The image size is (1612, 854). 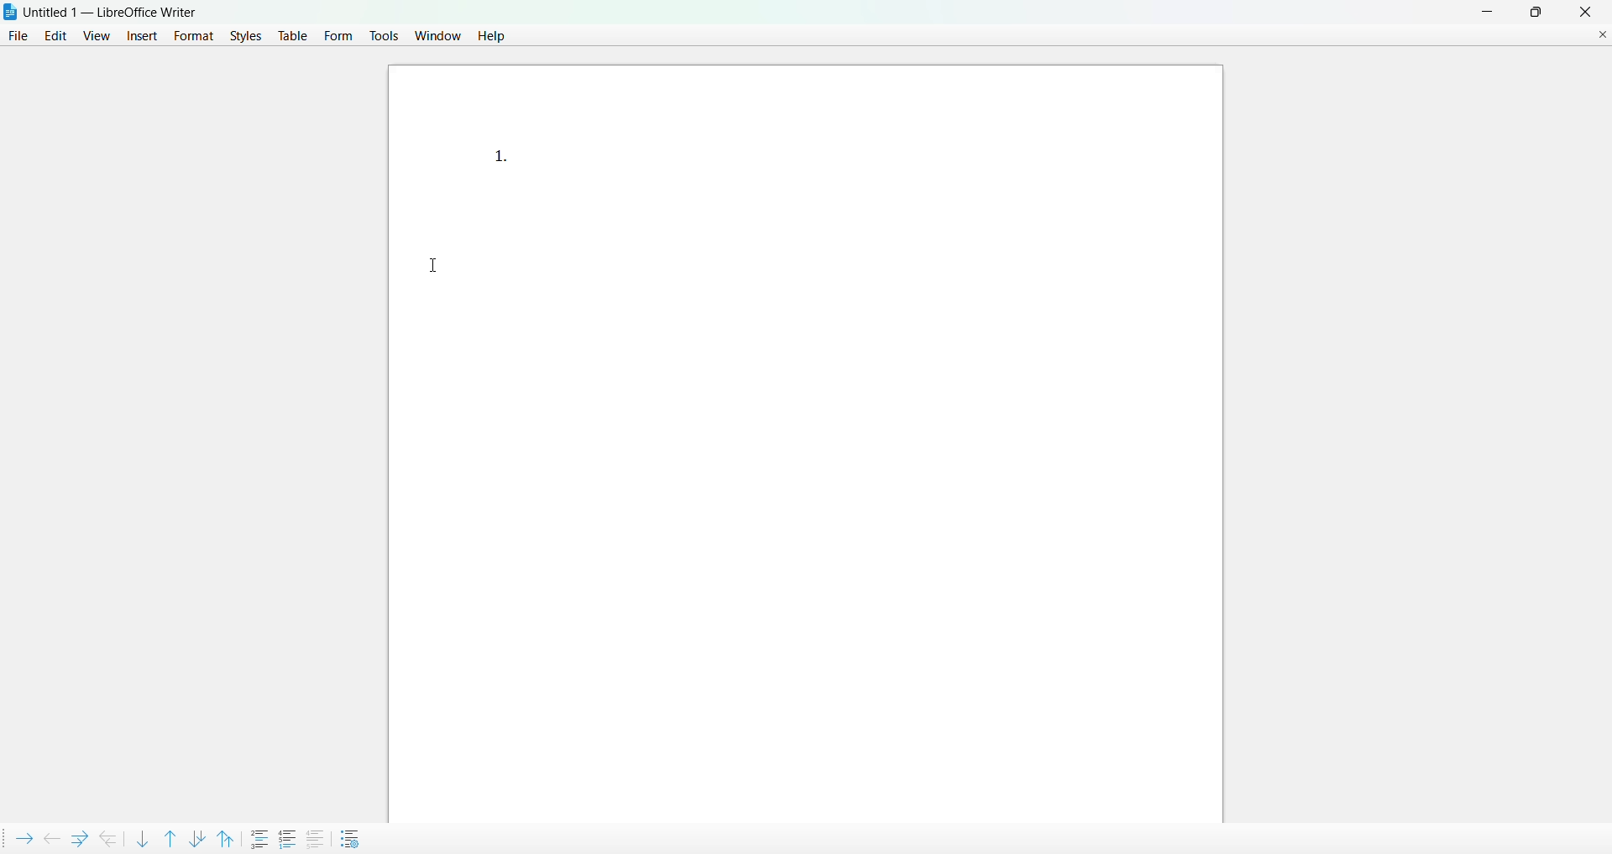 What do you see at coordinates (1603, 34) in the screenshot?
I see `close document` at bounding box center [1603, 34].